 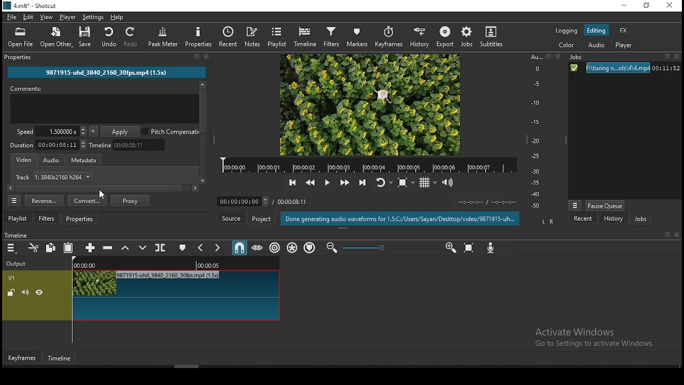 I want to click on scroll bar, so click(x=103, y=188).